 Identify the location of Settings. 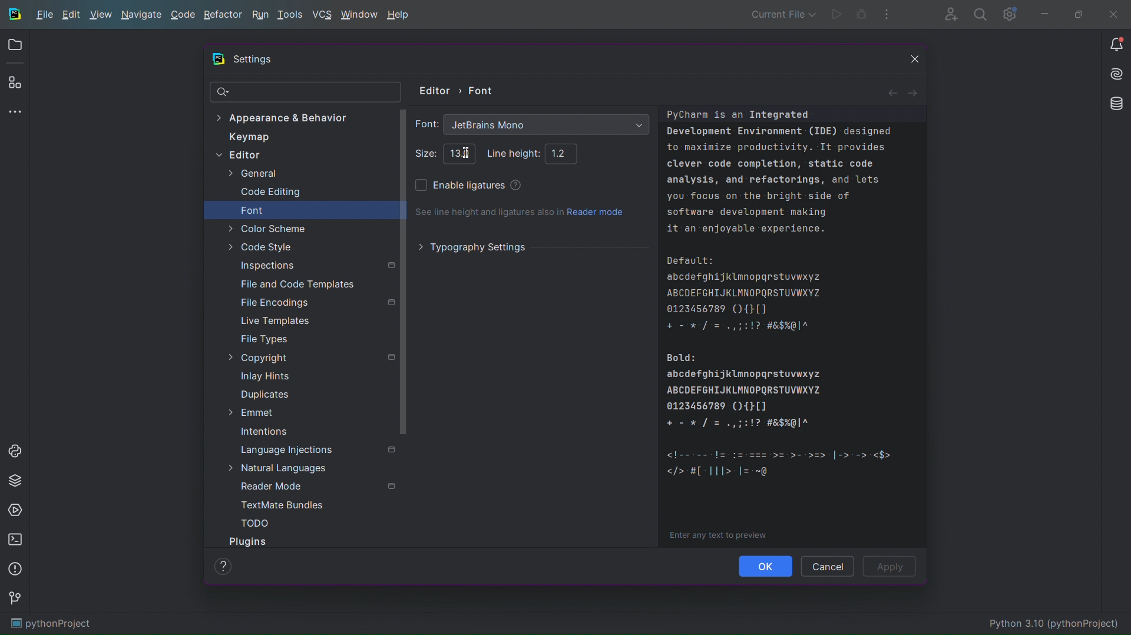
(253, 61).